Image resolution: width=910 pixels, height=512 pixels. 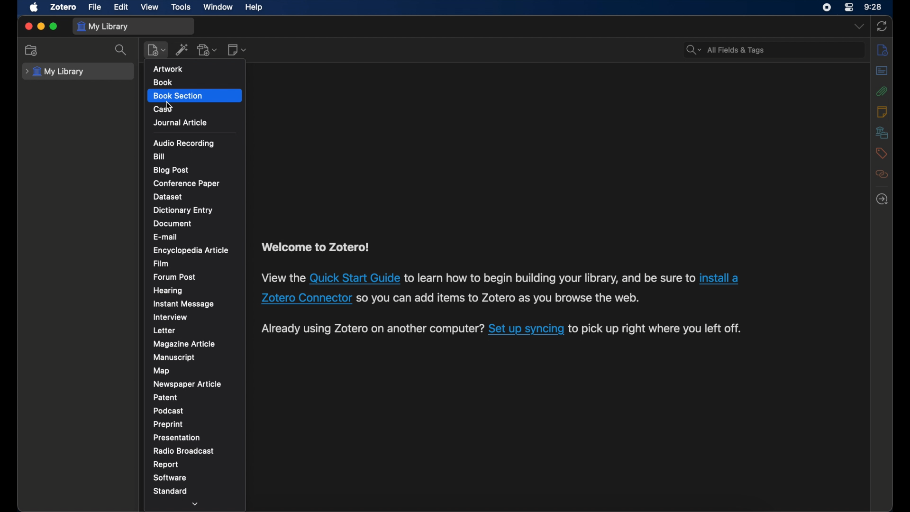 What do you see at coordinates (165, 397) in the screenshot?
I see `patent` at bounding box center [165, 397].